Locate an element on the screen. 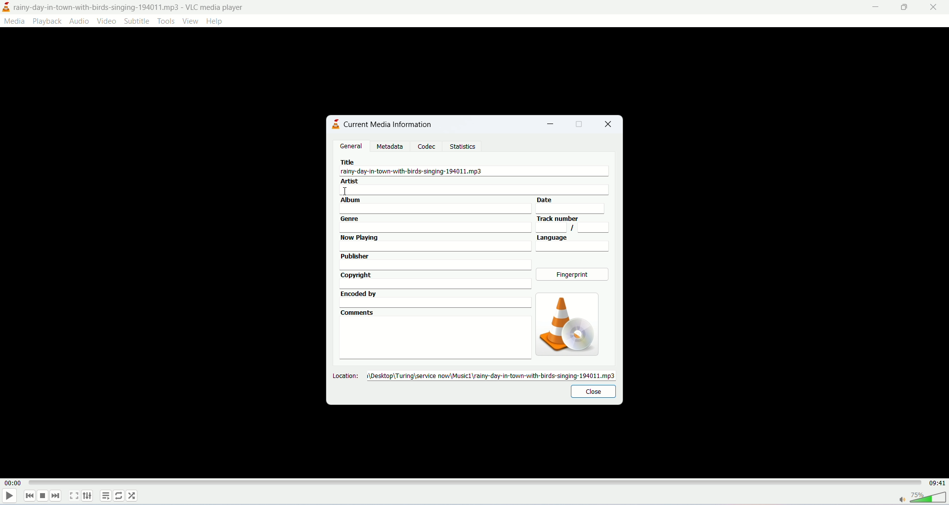  progress bar is located at coordinates (476, 482).